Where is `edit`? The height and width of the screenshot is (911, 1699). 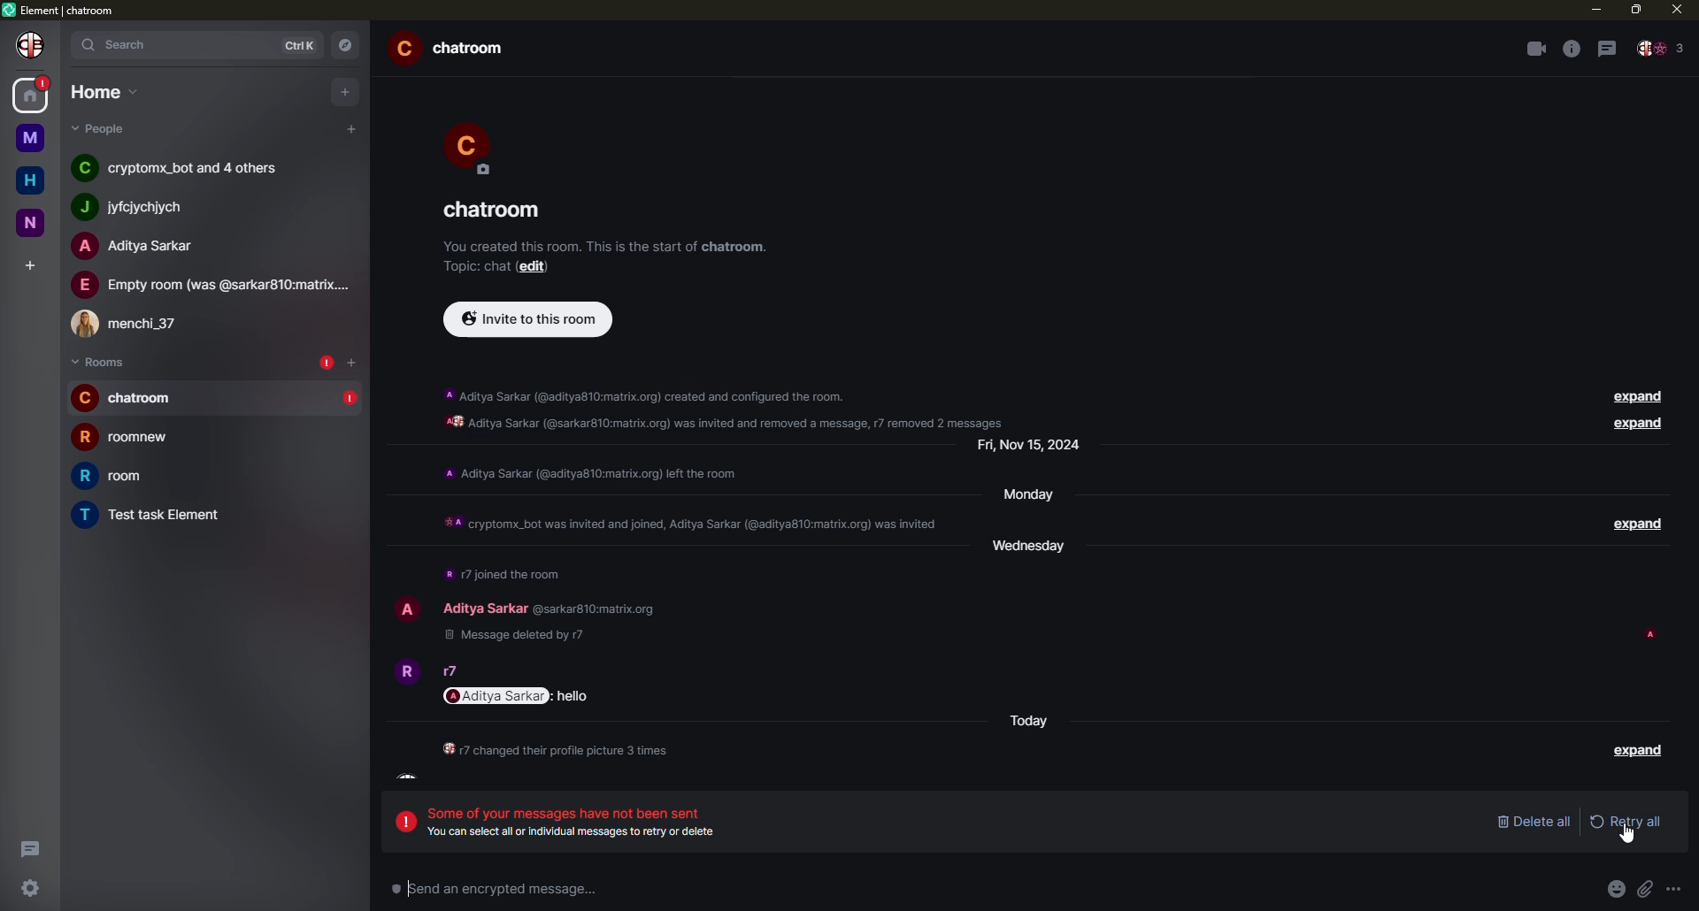
edit is located at coordinates (538, 269).